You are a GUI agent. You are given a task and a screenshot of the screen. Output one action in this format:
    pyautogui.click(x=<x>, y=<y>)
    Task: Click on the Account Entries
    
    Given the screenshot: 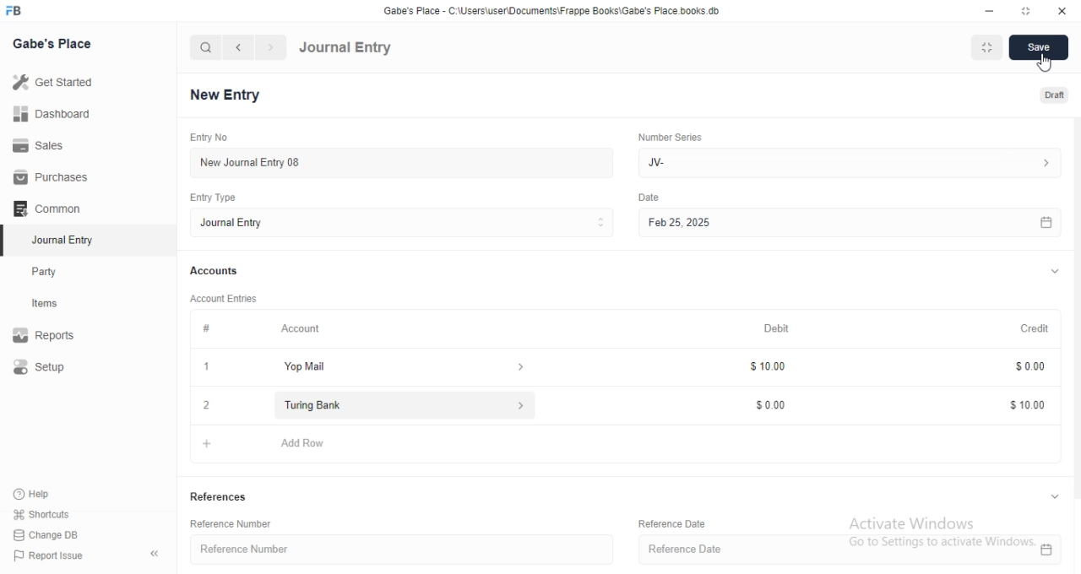 What is the action you would take?
    pyautogui.click(x=225, y=299)
    